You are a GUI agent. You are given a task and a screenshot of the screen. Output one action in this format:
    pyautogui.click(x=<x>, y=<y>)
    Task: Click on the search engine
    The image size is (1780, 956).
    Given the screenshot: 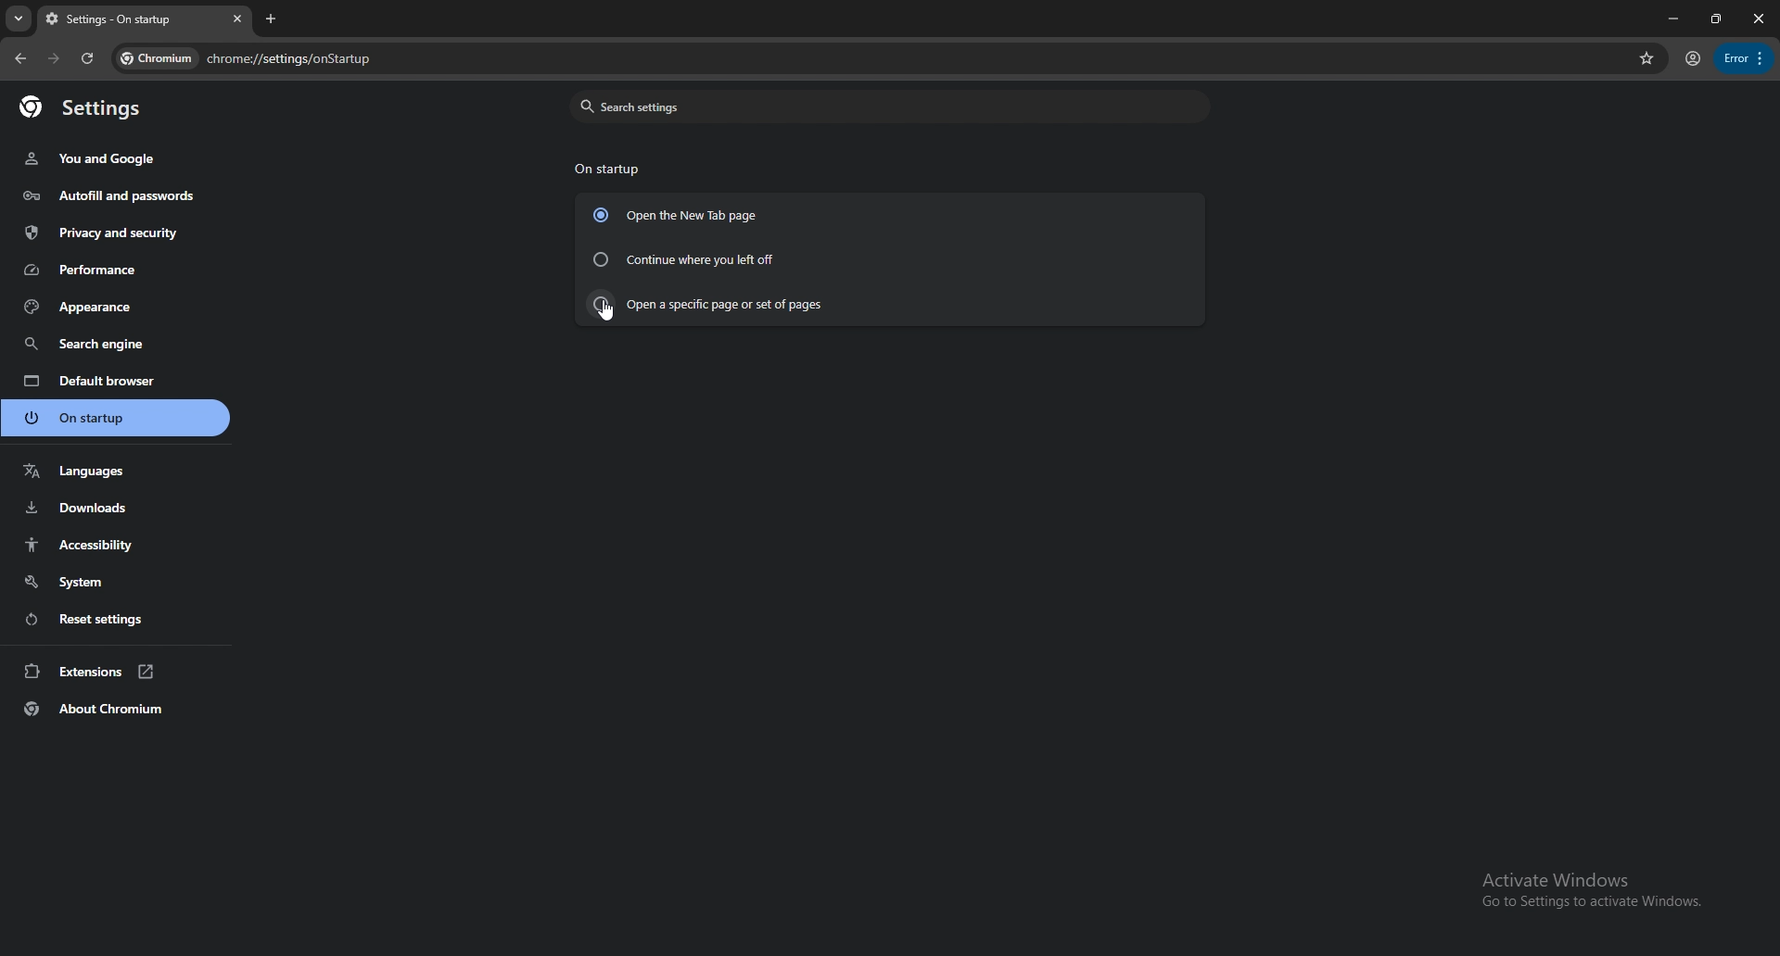 What is the action you would take?
    pyautogui.click(x=115, y=343)
    